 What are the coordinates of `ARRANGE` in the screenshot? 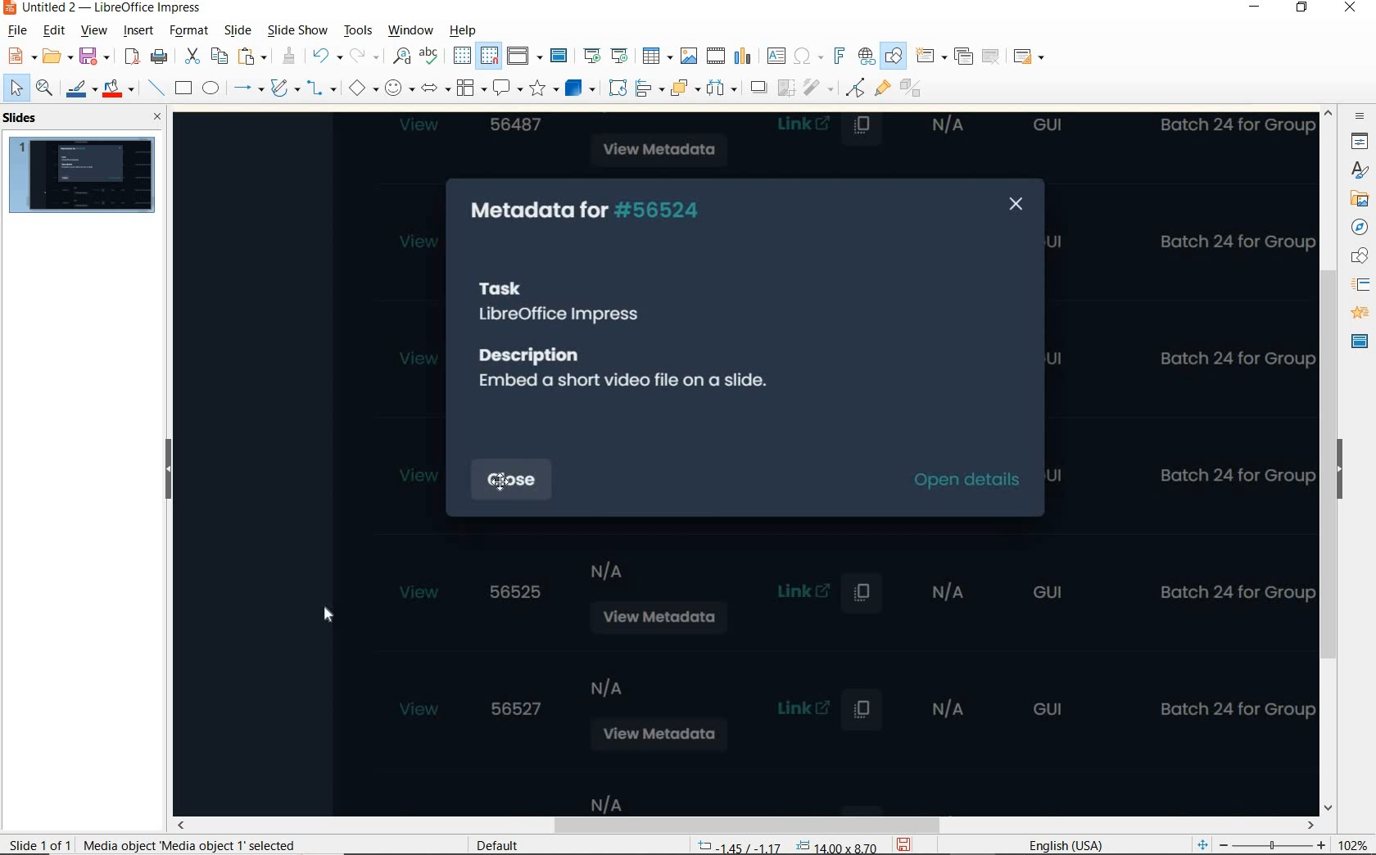 It's located at (682, 89).